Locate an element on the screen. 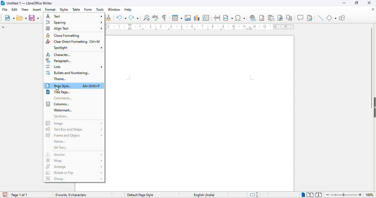 The image size is (376, 198). help is located at coordinates (128, 10).